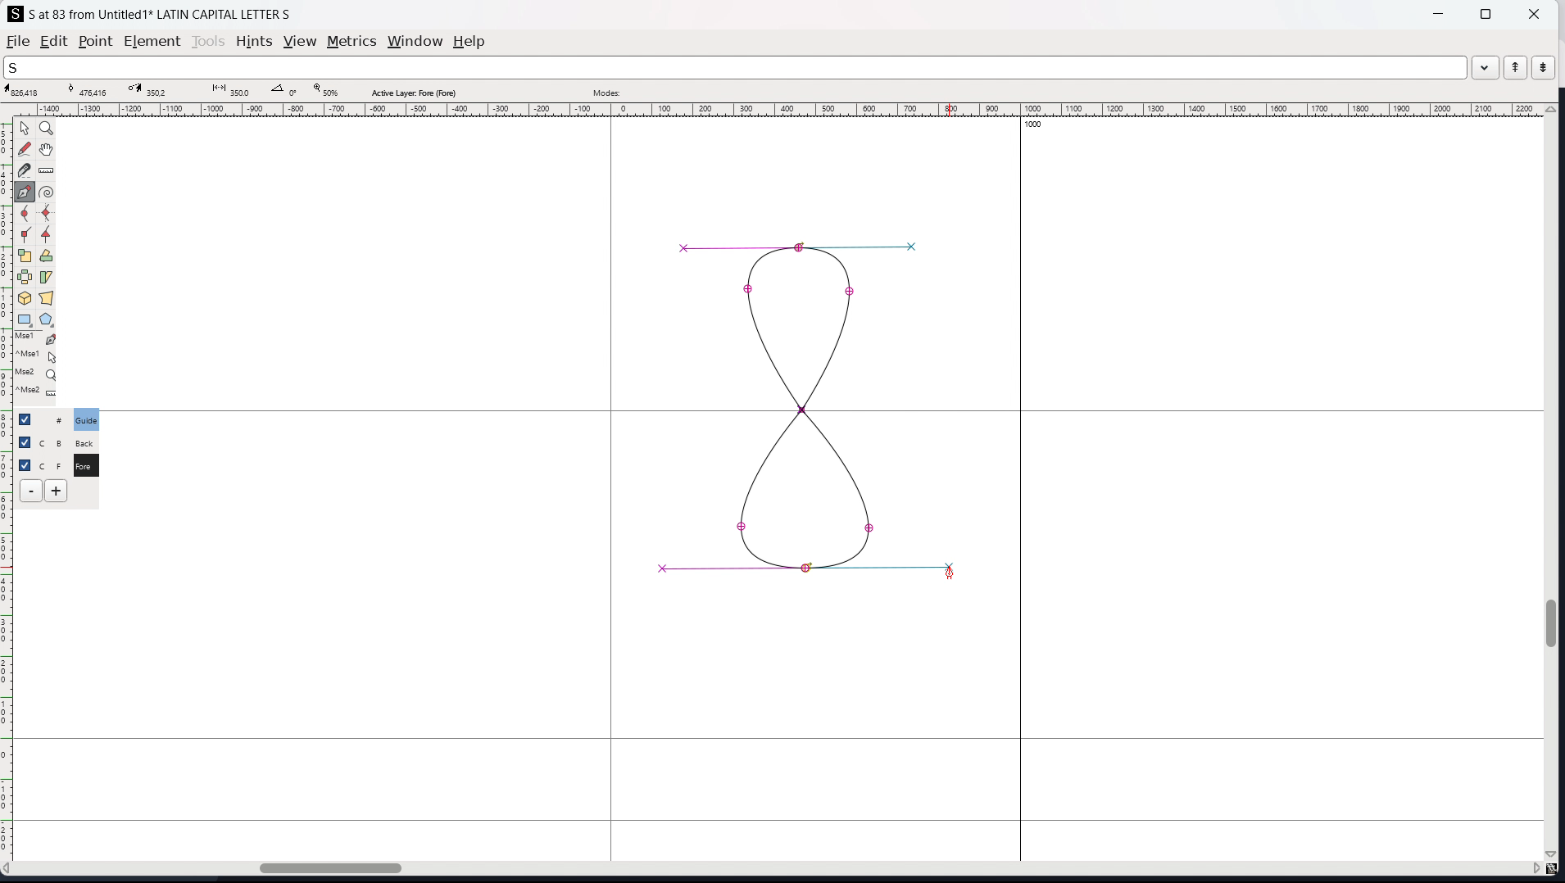 The image size is (1565, 883). Describe the element at coordinates (47, 235) in the screenshot. I see `add a tangent point` at that location.